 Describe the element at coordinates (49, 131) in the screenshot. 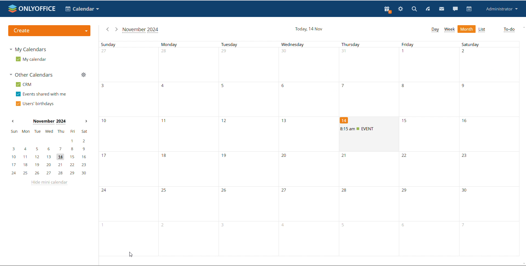

I see `mon, tue, wed, thu, fri, sat, sun` at that location.